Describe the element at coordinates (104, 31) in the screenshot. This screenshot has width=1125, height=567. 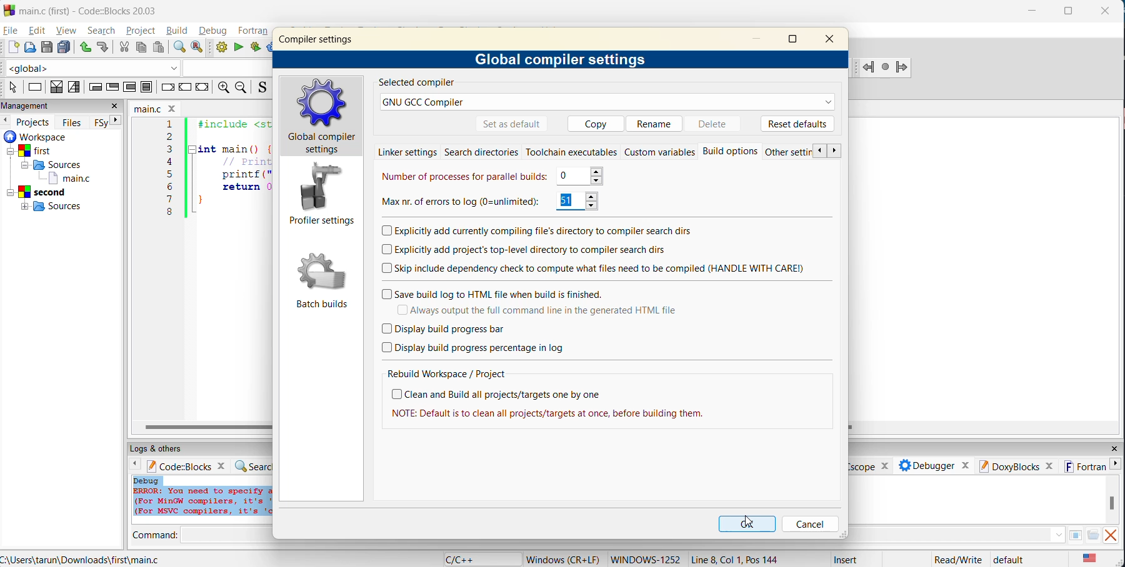
I see `search` at that location.